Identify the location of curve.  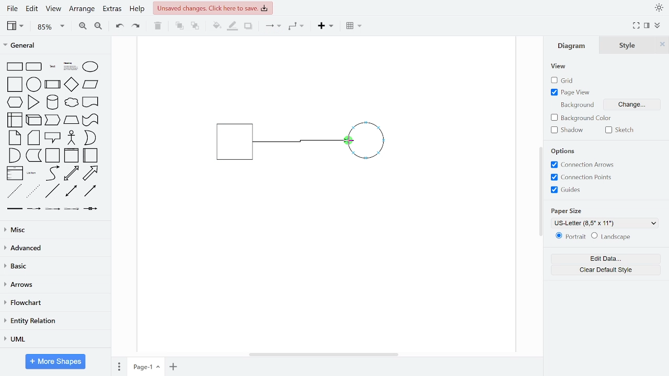
(53, 173).